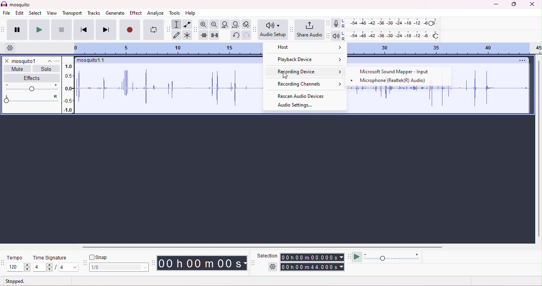 The image size is (542, 286). Describe the element at coordinates (119, 267) in the screenshot. I see `select snap` at that location.